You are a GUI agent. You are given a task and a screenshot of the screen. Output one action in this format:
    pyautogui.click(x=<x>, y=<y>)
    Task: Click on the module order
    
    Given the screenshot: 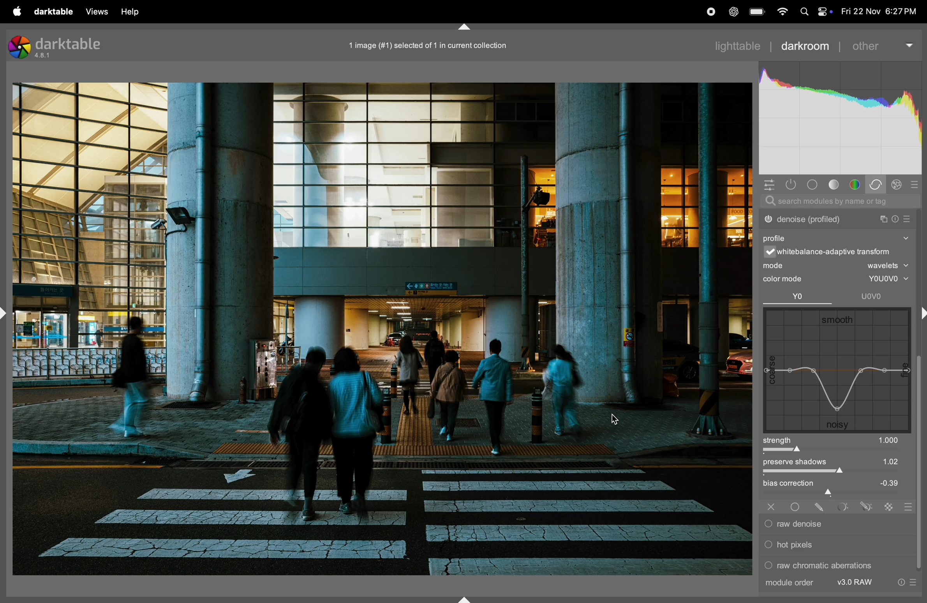 What is the action you would take?
    pyautogui.click(x=816, y=583)
    